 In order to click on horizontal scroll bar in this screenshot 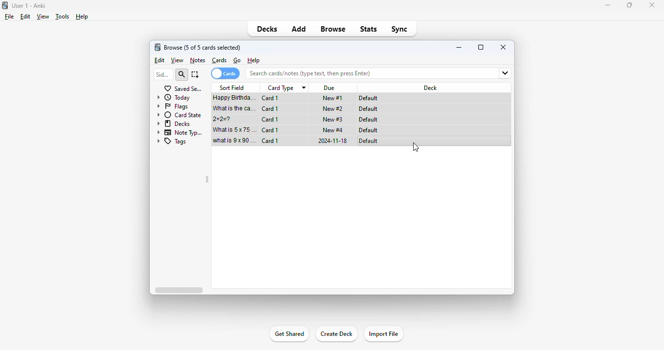, I will do `click(178, 290)`.